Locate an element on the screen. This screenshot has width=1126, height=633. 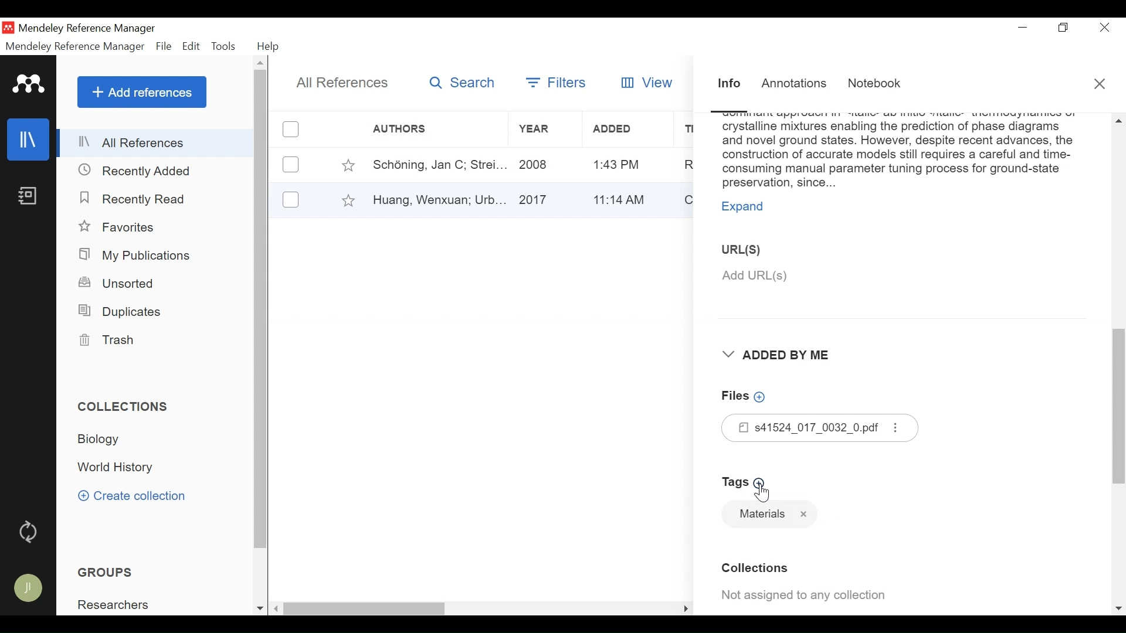
Avatar is located at coordinates (29, 588).